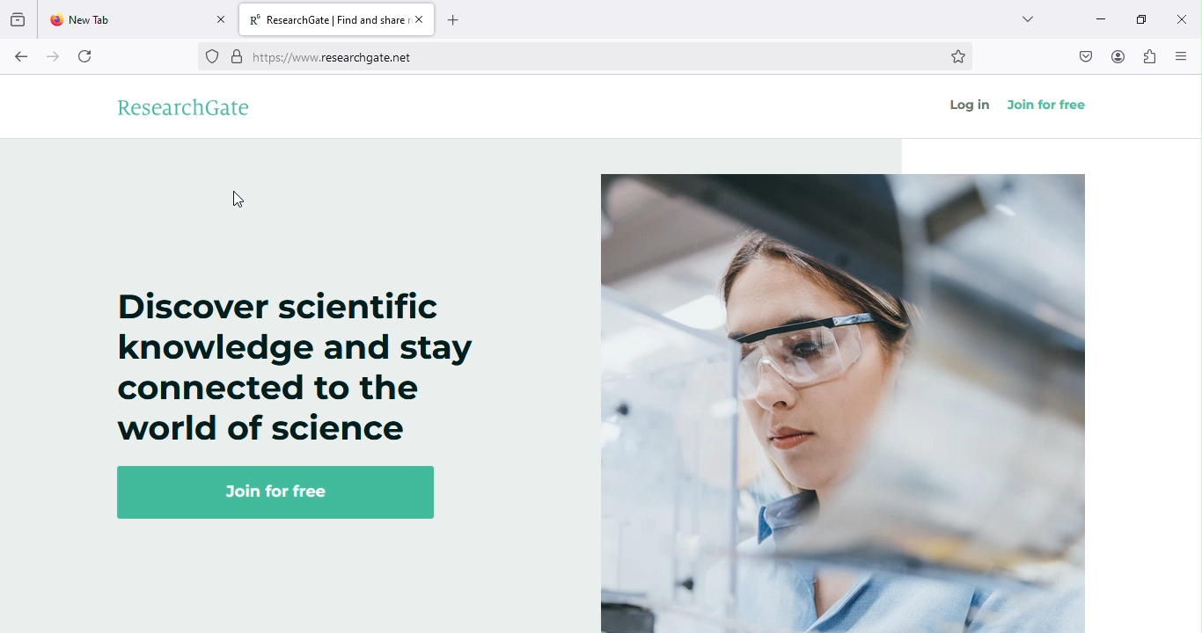  What do you see at coordinates (1084, 57) in the screenshot?
I see `save to pocket` at bounding box center [1084, 57].